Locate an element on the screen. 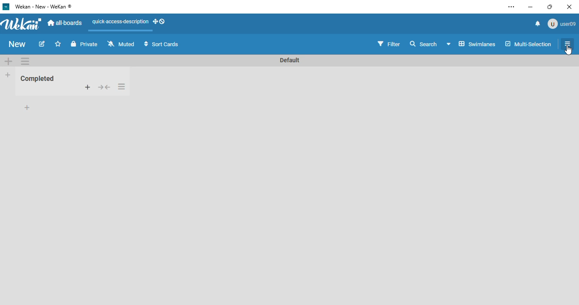 Image resolution: width=579 pixels, height=305 pixels. Completed is located at coordinates (38, 78).